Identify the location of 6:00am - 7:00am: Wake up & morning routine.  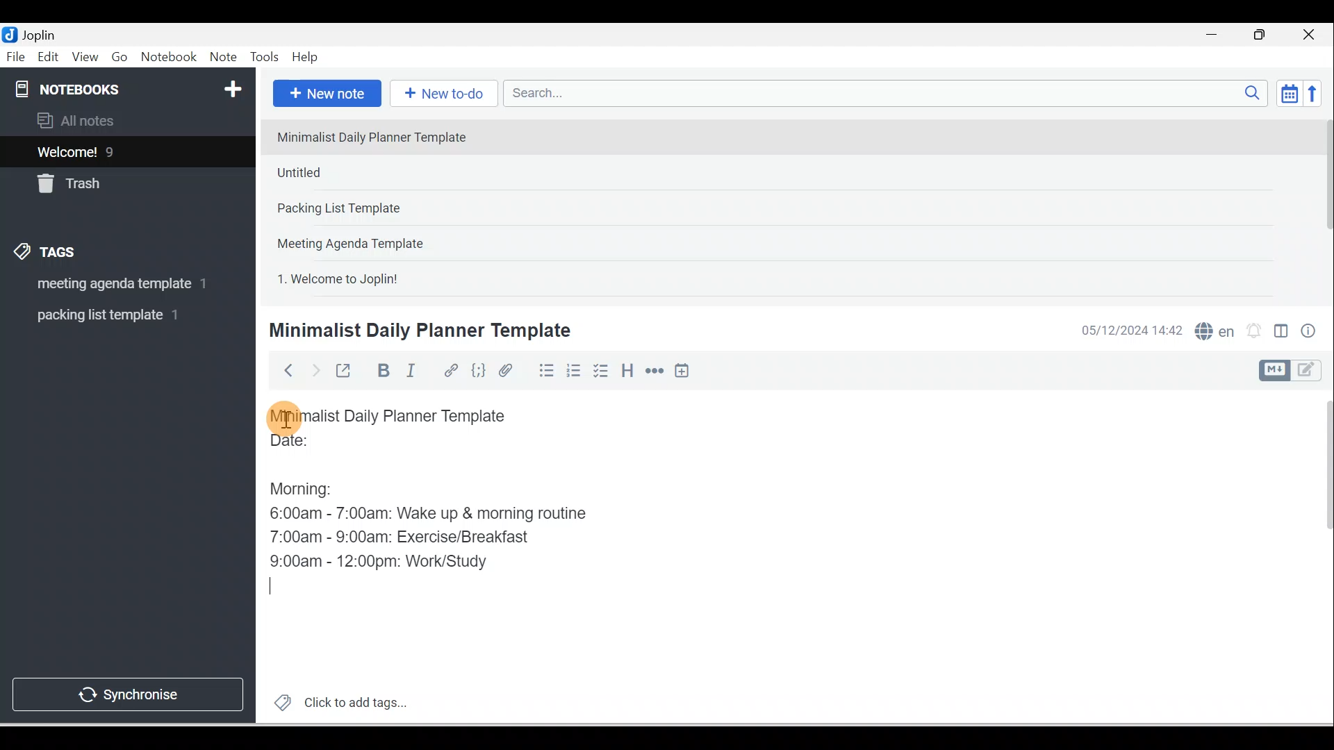
(433, 513).